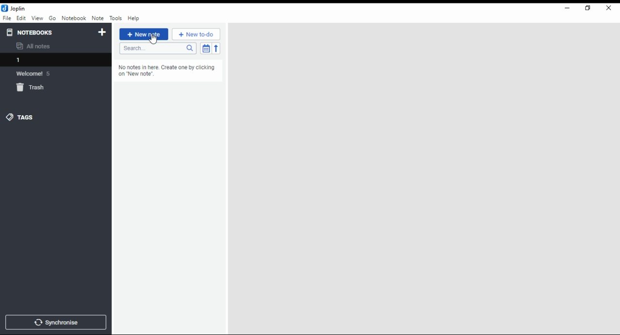  I want to click on help, so click(134, 18).